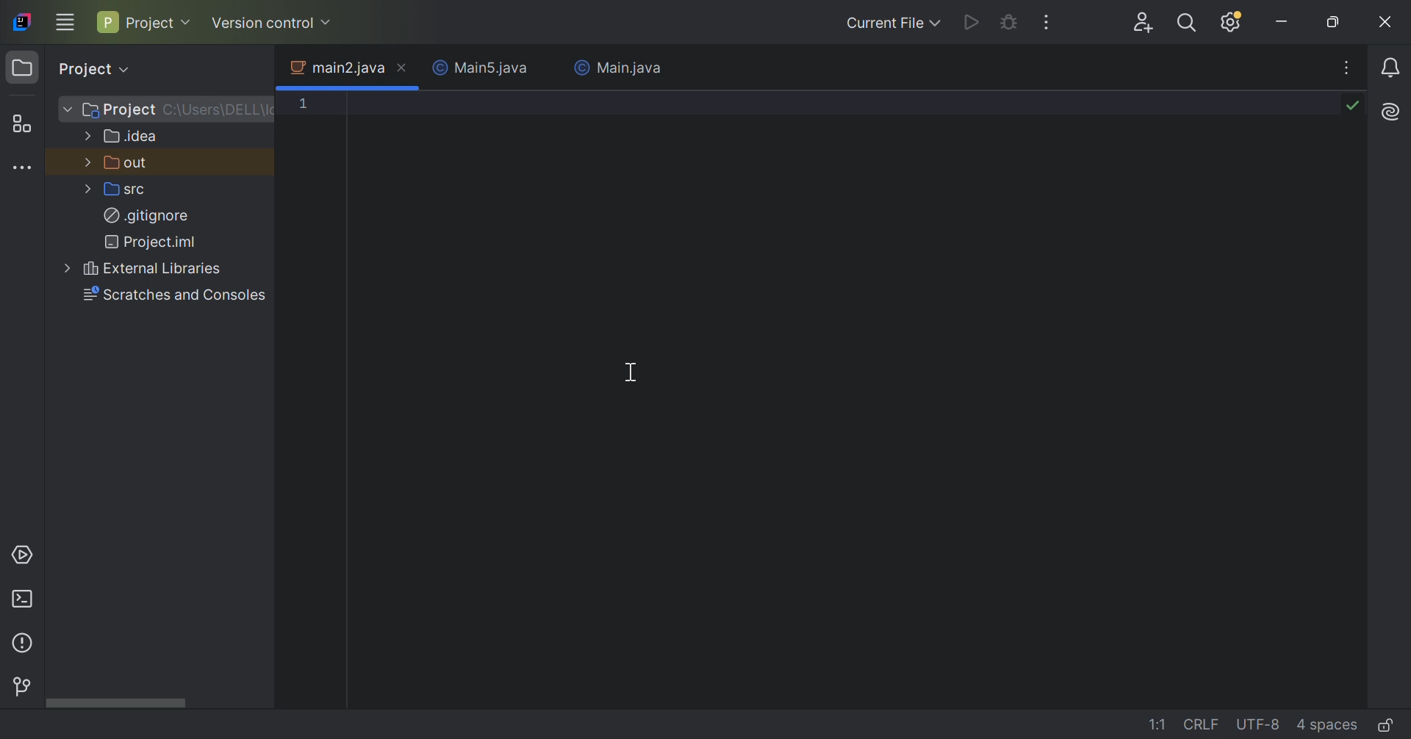 This screenshot has height=739, width=1411. Describe the element at coordinates (1159, 724) in the screenshot. I see `1:1` at that location.